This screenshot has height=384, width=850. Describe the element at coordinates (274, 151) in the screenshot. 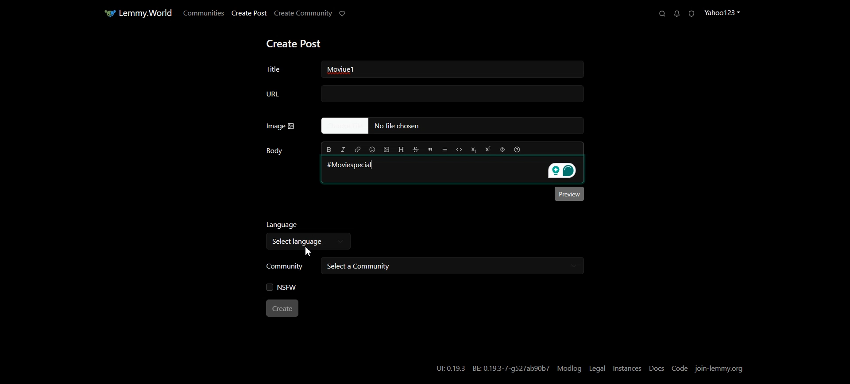

I see `Body` at that location.